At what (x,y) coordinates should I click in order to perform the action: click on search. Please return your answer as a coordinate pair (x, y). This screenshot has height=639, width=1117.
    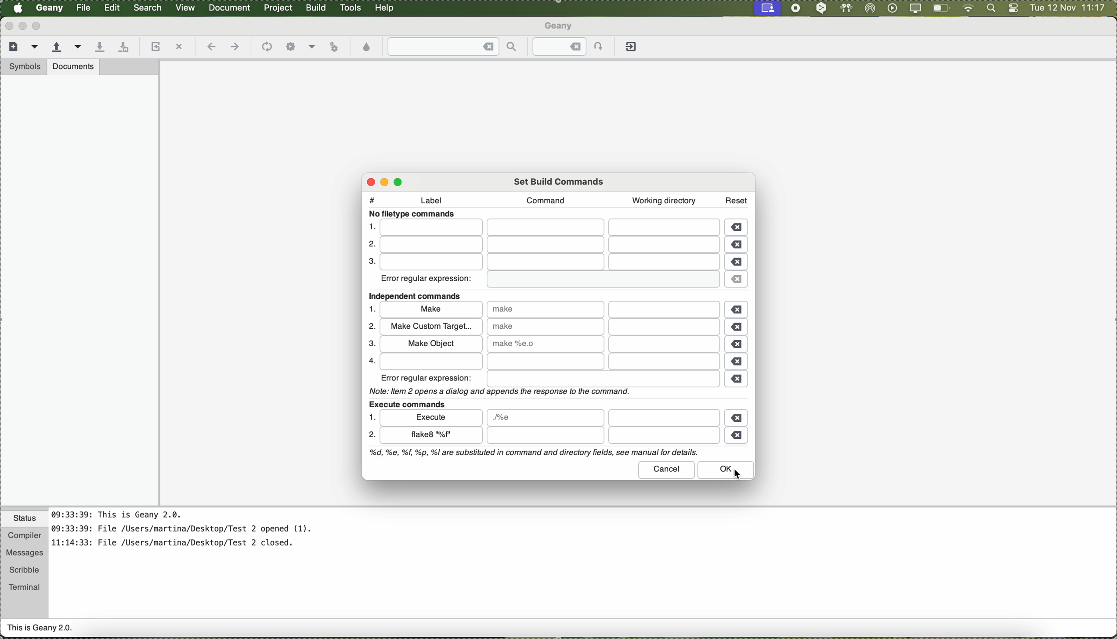
    Looking at the image, I should click on (148, 8).